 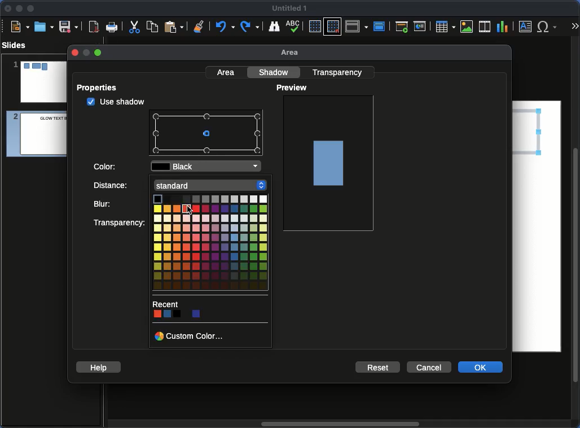 I want to click on minimize, so click(x=85, y=53).